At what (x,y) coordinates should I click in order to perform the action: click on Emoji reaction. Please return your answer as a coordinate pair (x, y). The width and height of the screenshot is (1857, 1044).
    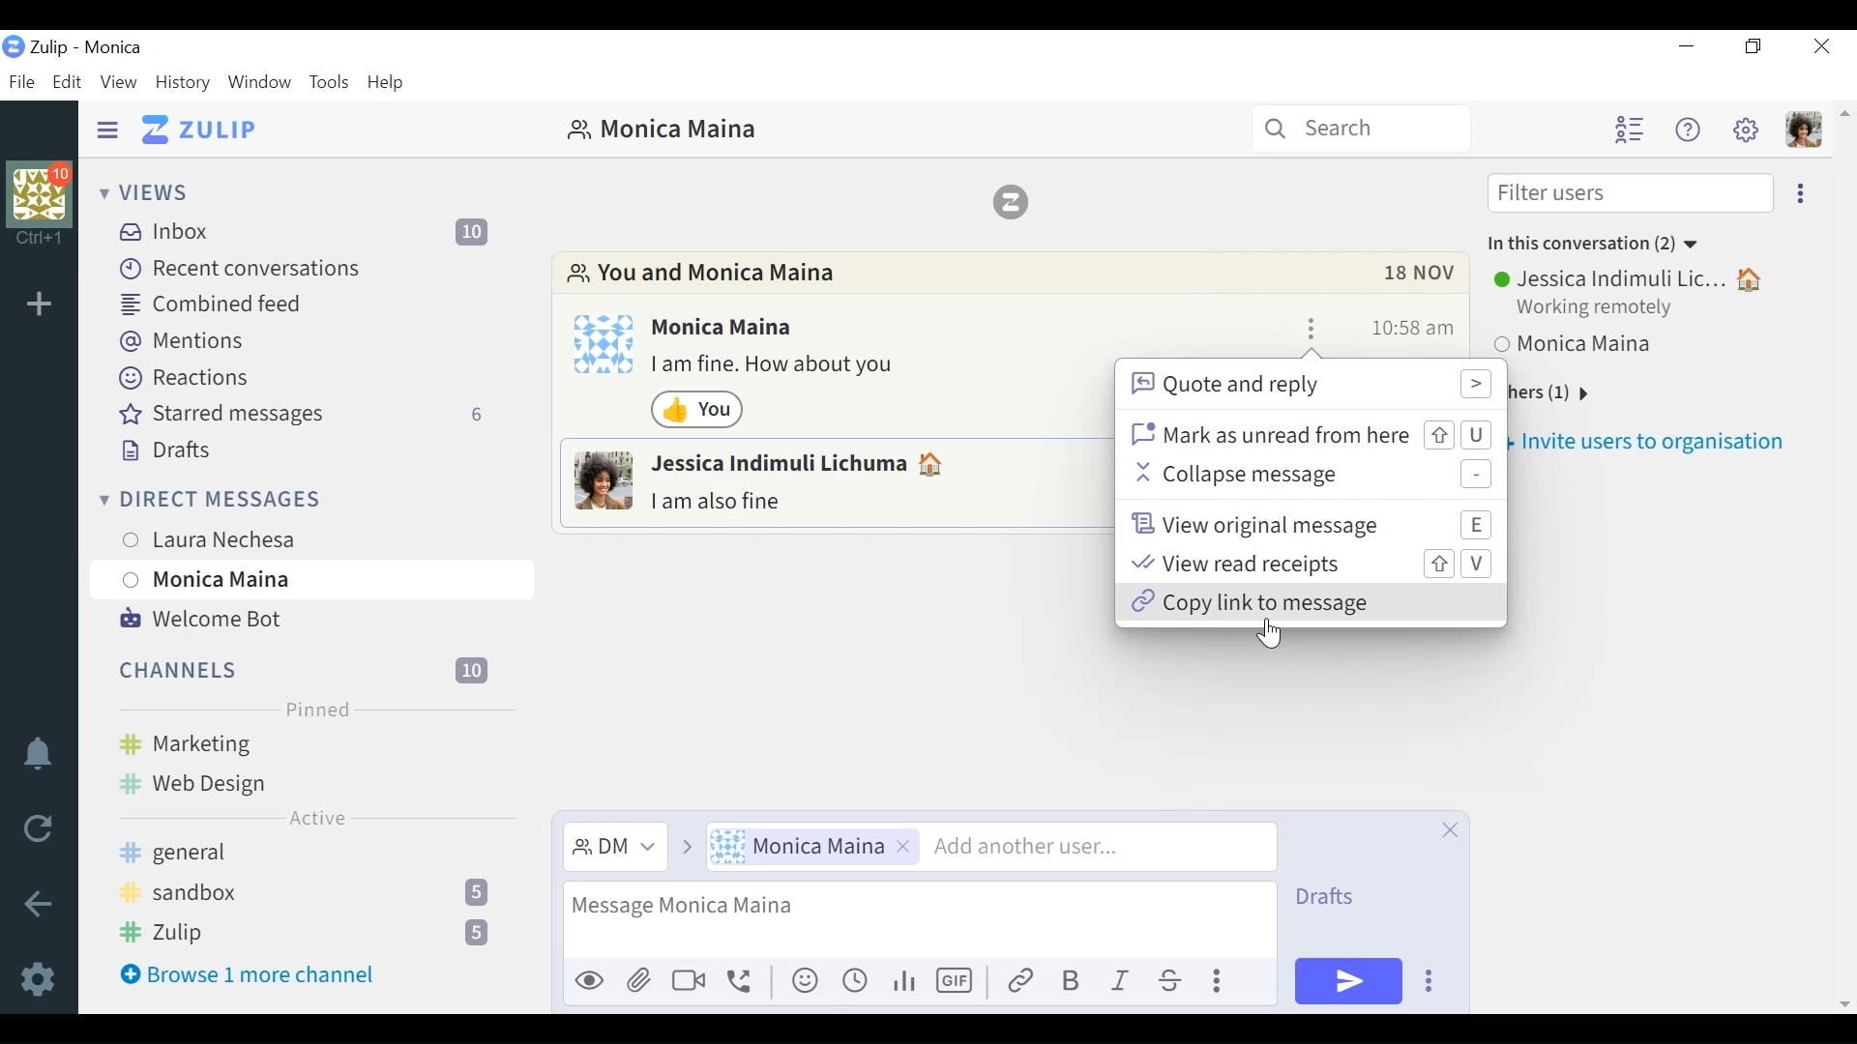
    Looking at the image, I should click on (698, 410).